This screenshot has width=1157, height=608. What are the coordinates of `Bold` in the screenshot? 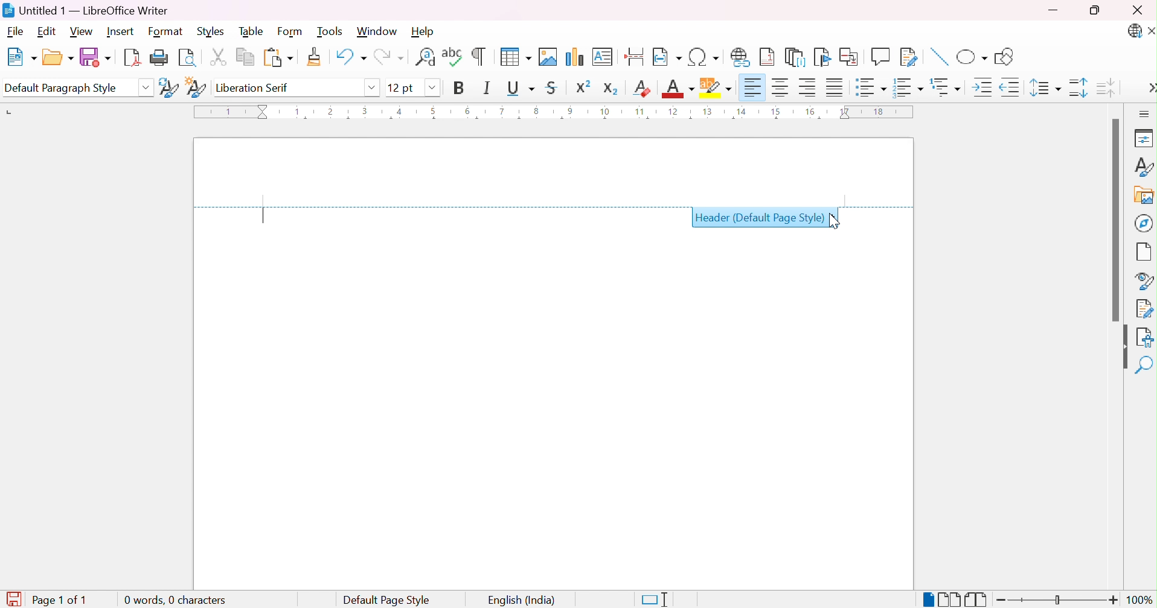 It's located at (461, 89).